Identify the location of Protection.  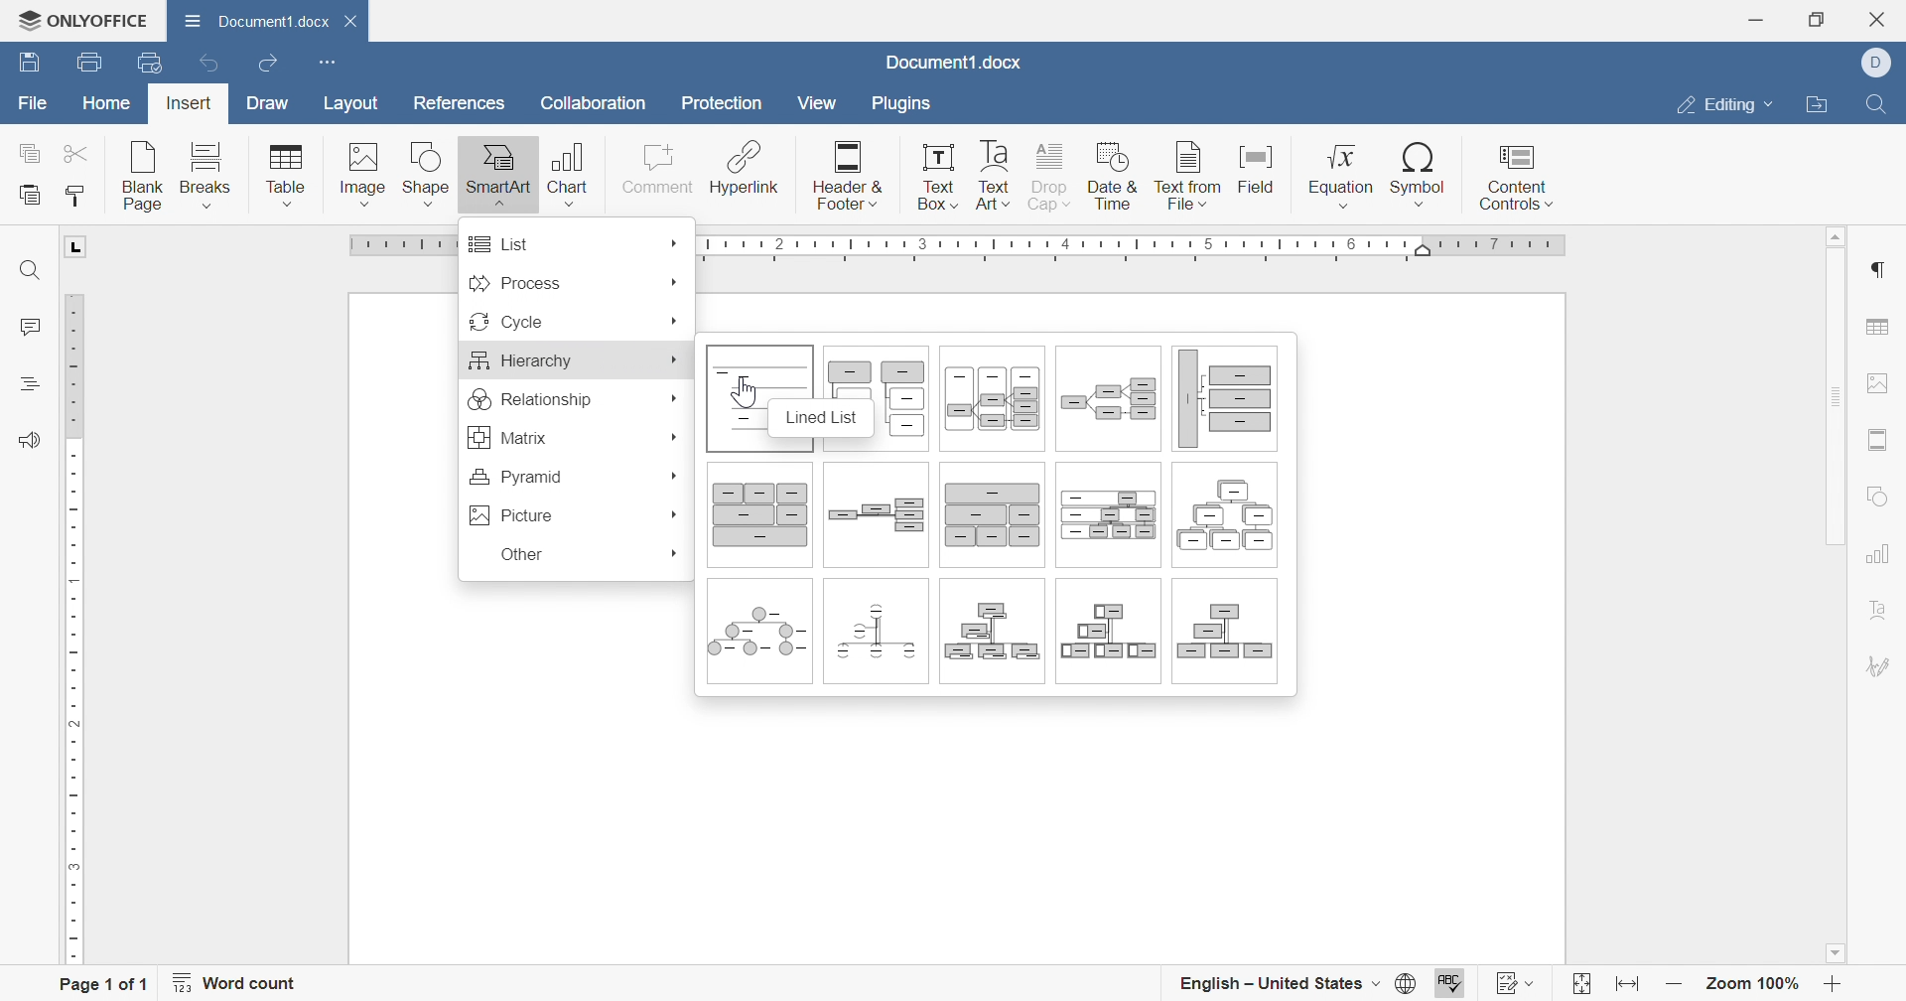
(720, 103).